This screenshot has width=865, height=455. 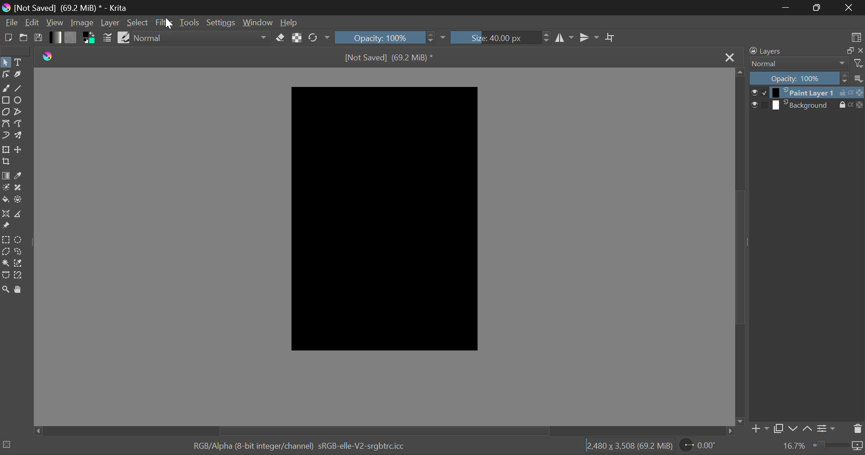 What do you see at coordinates (838, 448) in the screenshot?
I see `Zoom` at bounding box center [838, 448].